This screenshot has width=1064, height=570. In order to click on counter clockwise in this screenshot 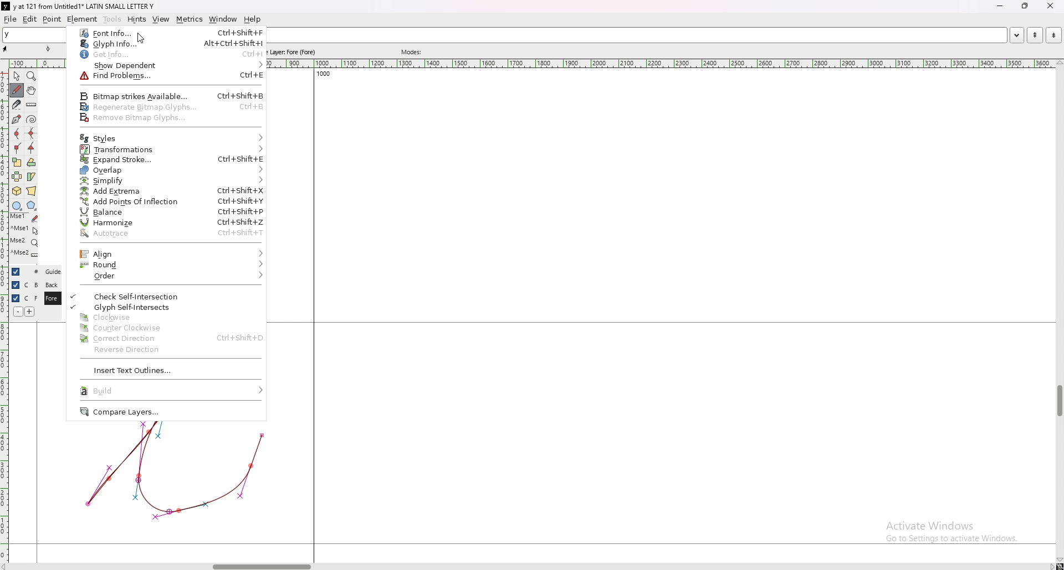, I will do `click(168, 328)`.